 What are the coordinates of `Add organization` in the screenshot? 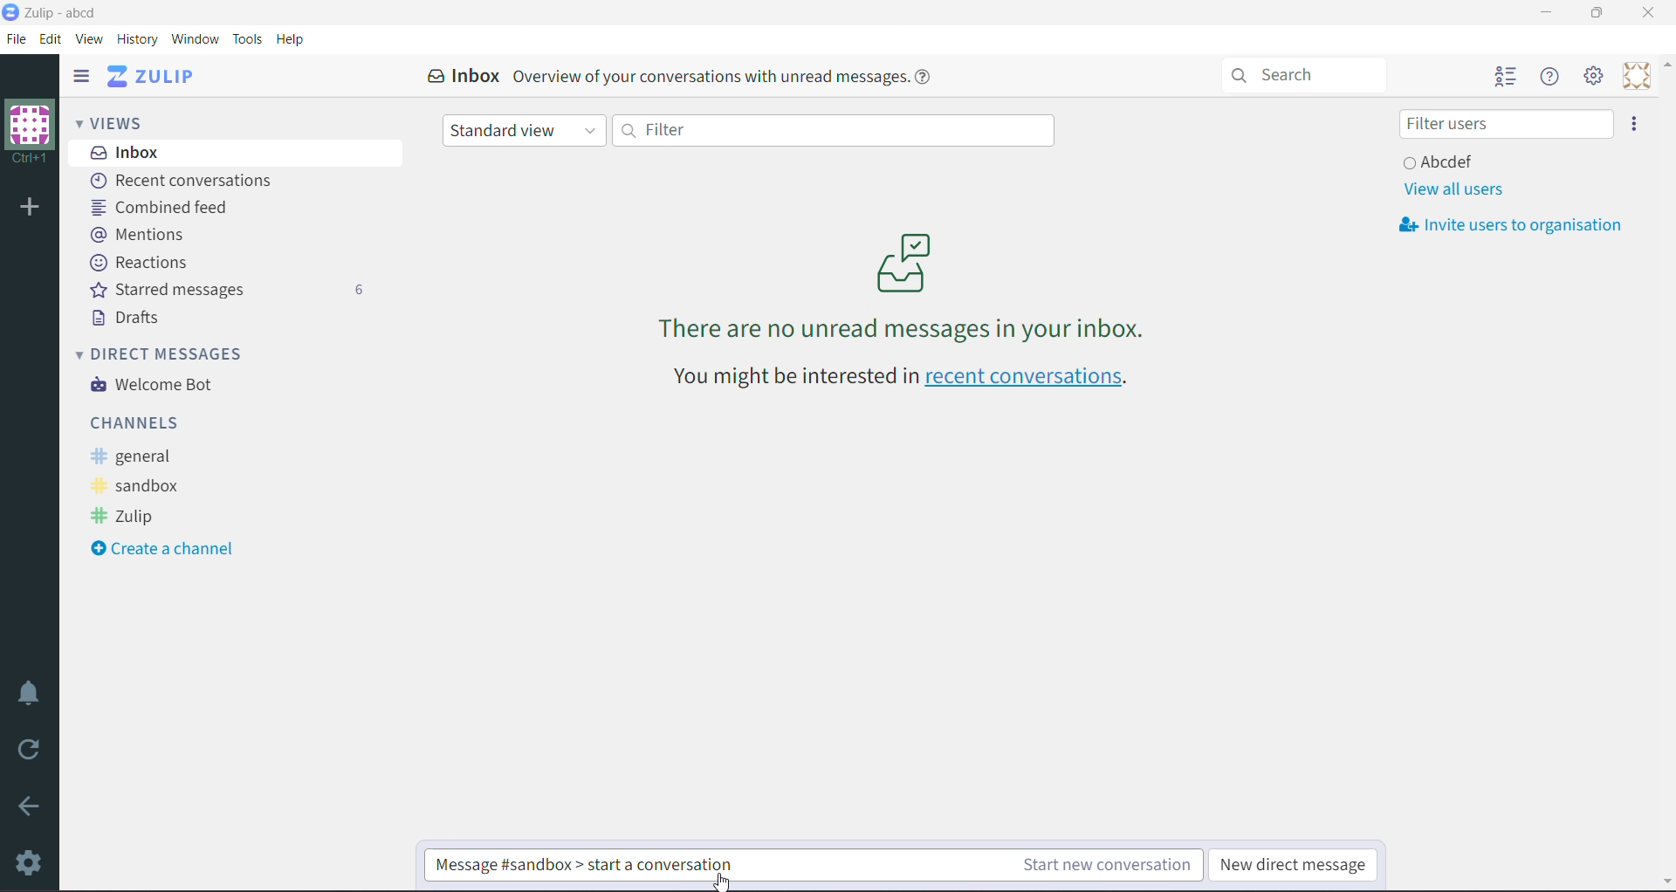 It's located at (28, 209).